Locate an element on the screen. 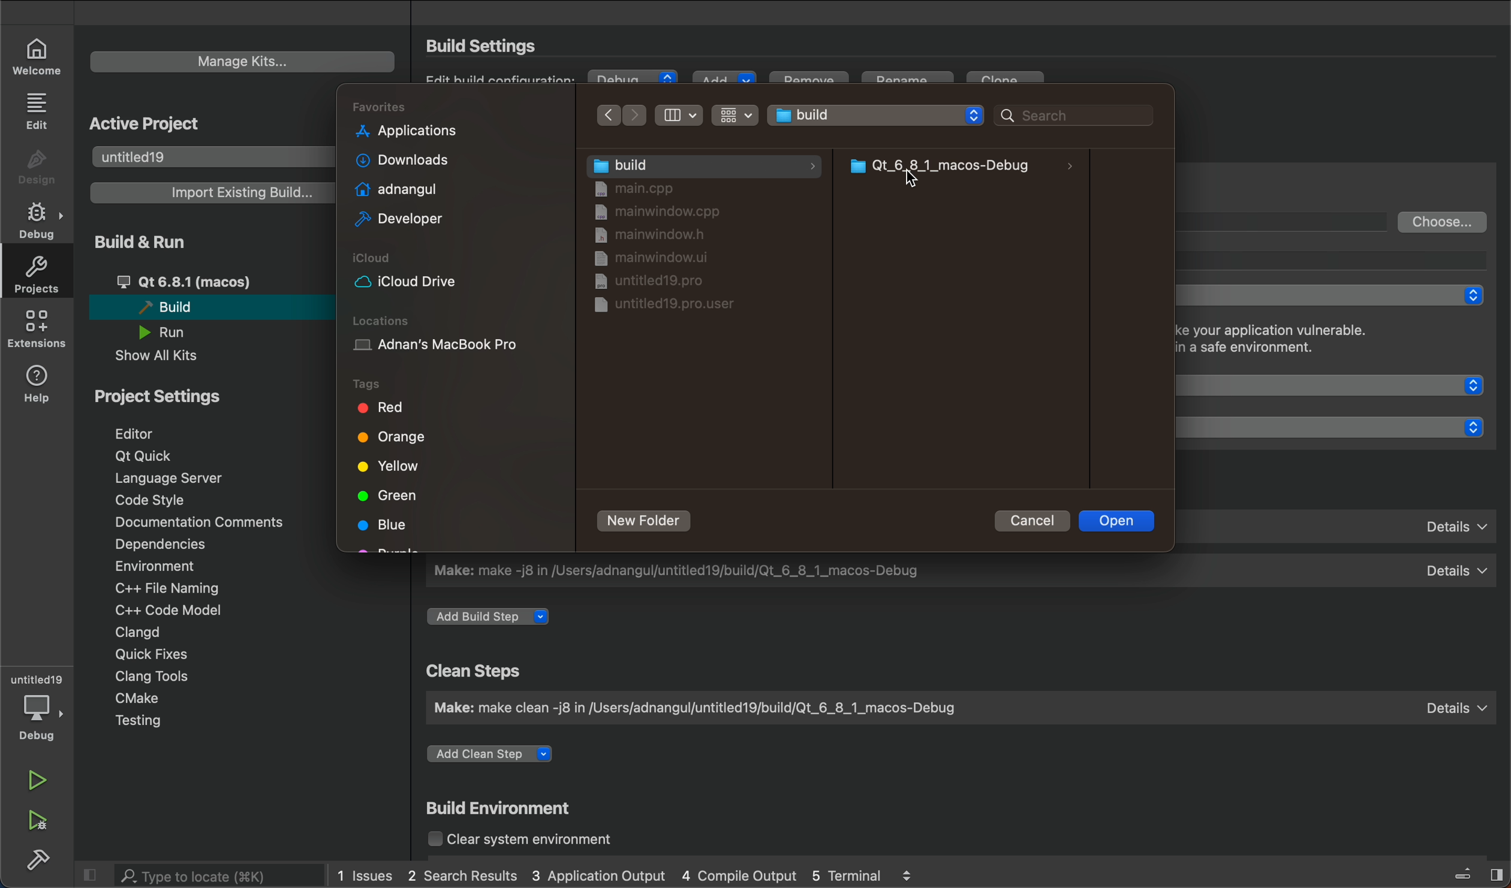  qmake system is located at coordinates (1340, 427).